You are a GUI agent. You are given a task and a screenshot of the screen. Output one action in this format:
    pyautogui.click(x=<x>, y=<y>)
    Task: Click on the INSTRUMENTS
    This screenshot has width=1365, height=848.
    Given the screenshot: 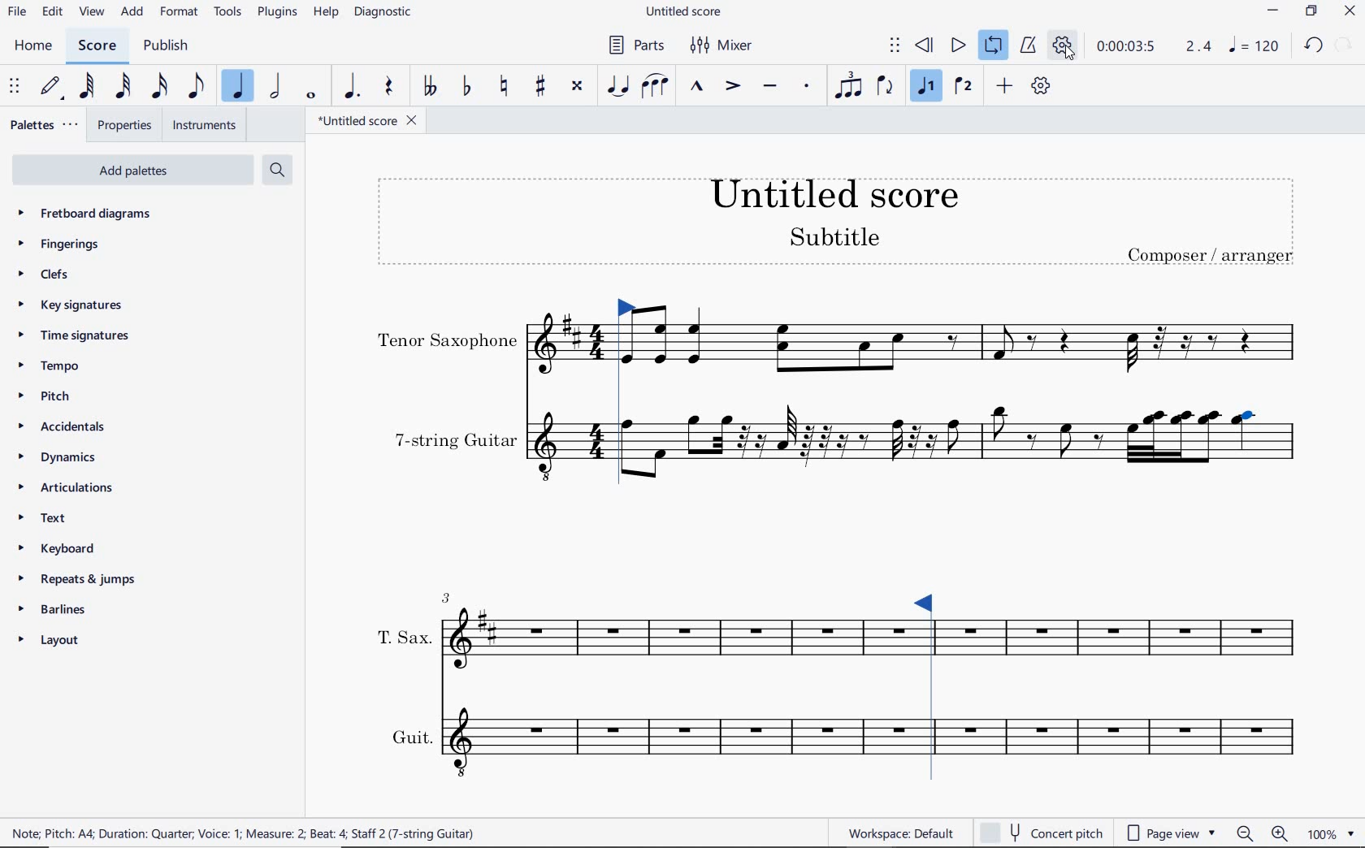 What is the action you would take?
    pyautogui.click(x=207, y=127)
    